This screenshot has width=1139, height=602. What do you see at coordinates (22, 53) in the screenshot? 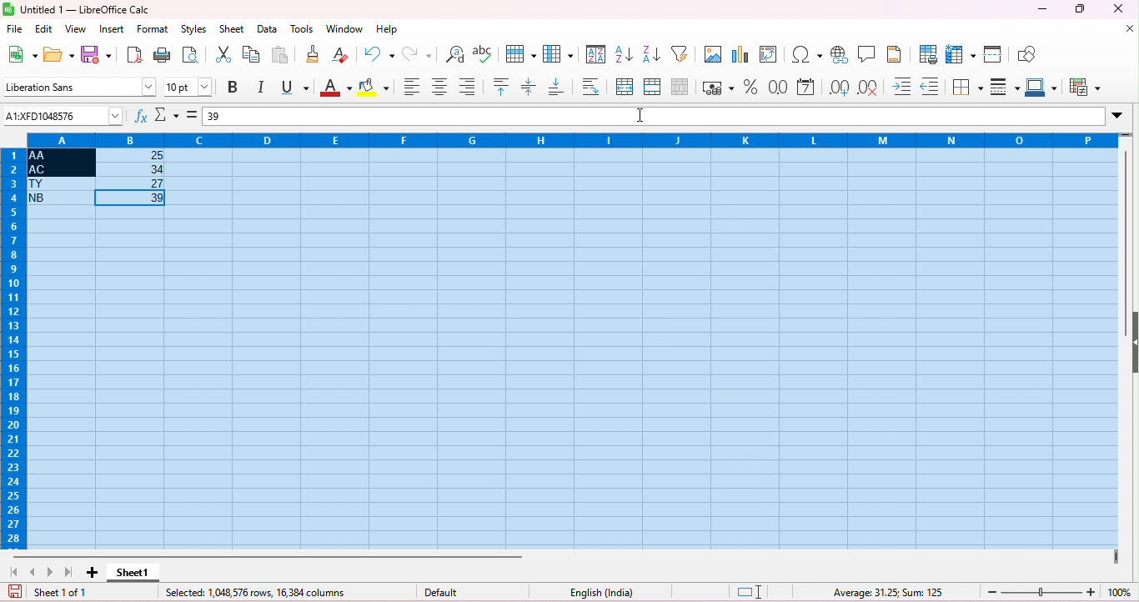
I see `new` at bounding box center [22, 53].